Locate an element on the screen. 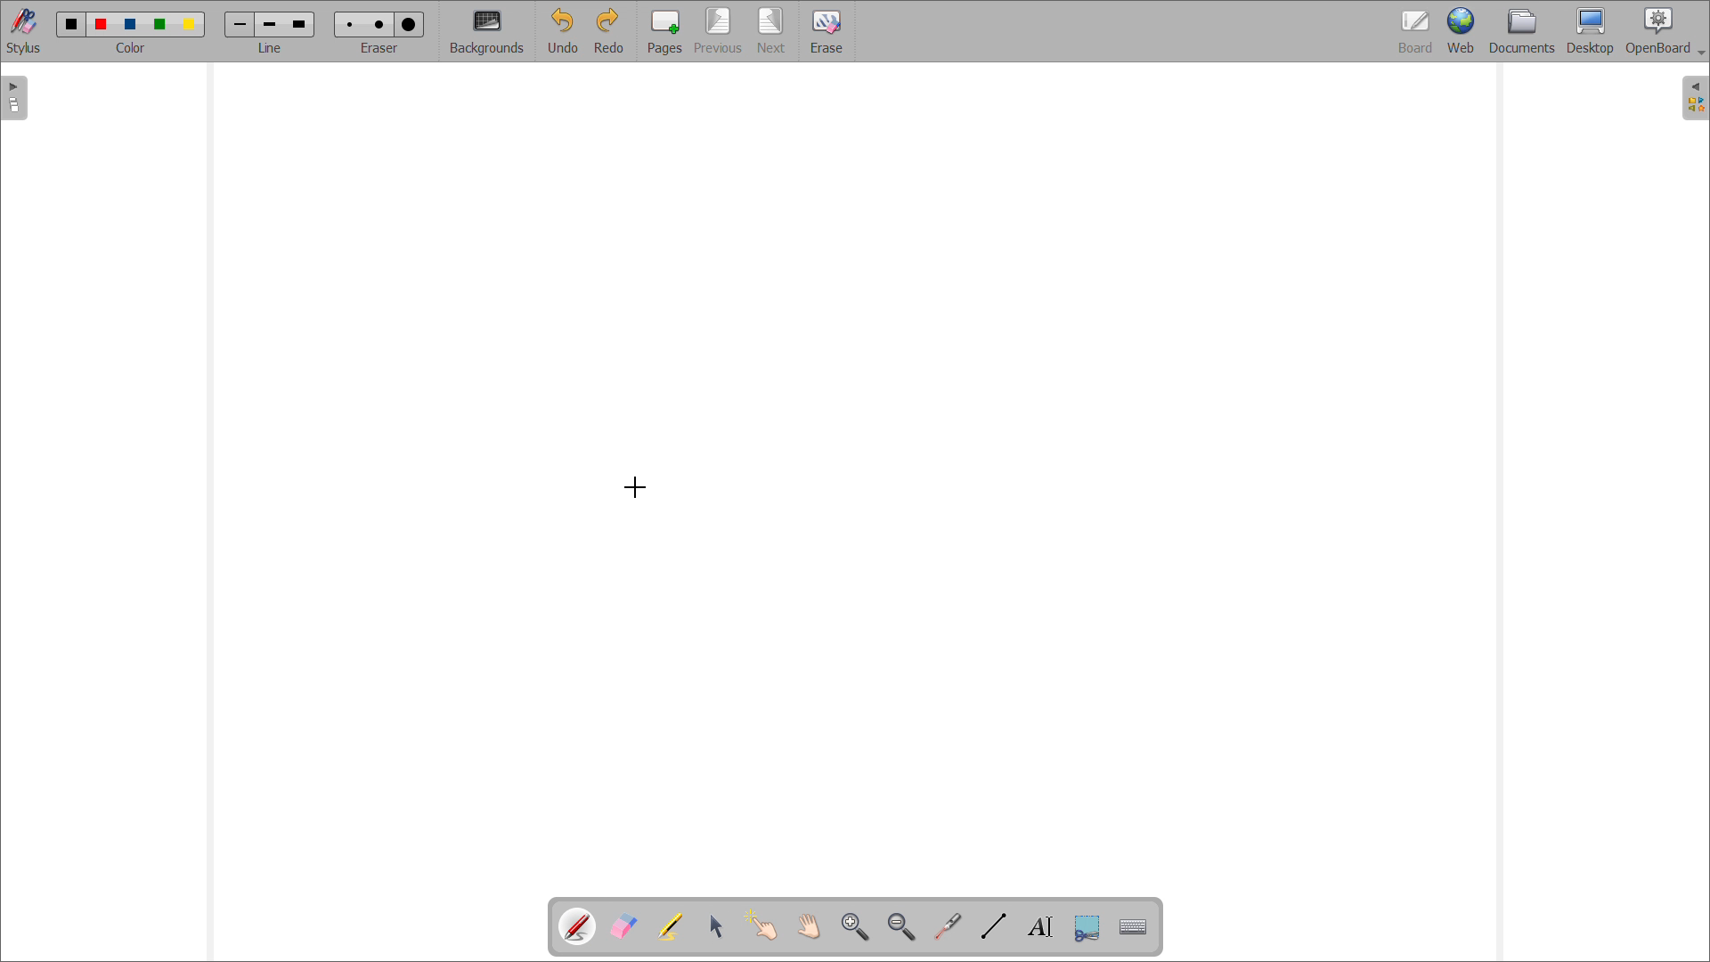 The image size is (1710, 962). desktop is located at coordinates (1590, 31).